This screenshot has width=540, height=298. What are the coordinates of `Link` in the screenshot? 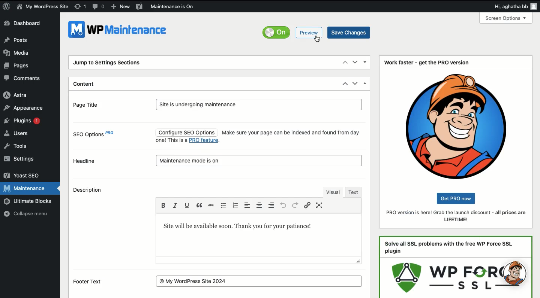 It's located at (308, 205).